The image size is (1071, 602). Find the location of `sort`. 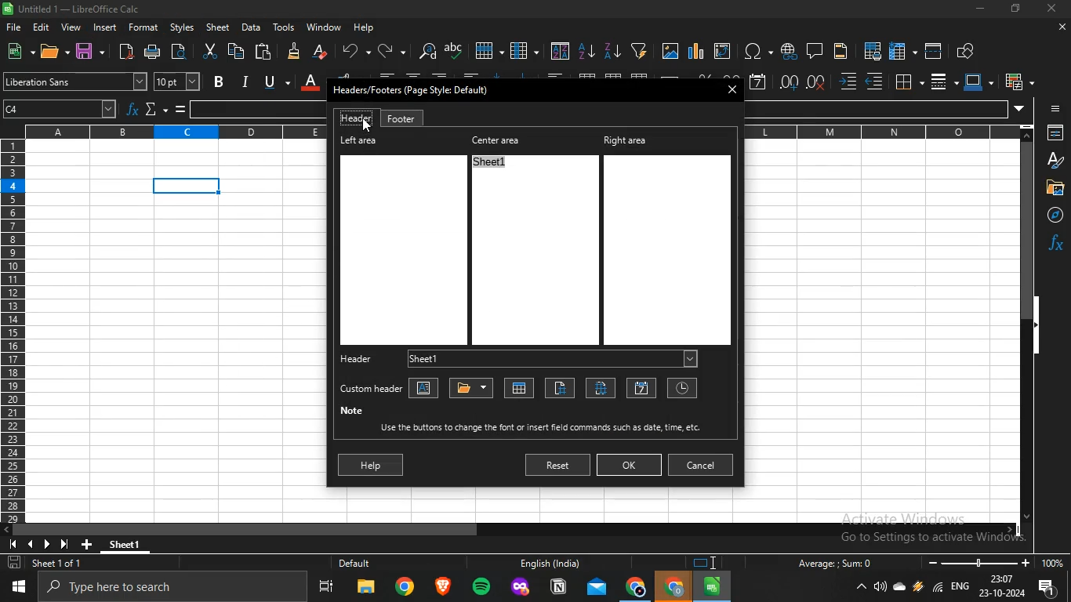

sort is located at coordinates (561, 51).